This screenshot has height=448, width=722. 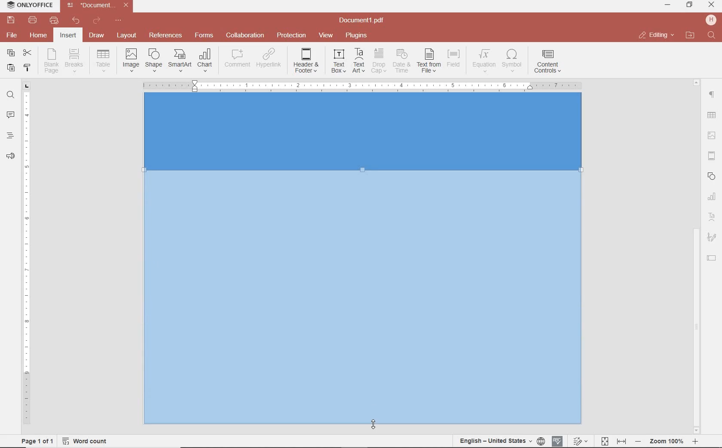 I want to click on heading, so click(x=10, y=135).